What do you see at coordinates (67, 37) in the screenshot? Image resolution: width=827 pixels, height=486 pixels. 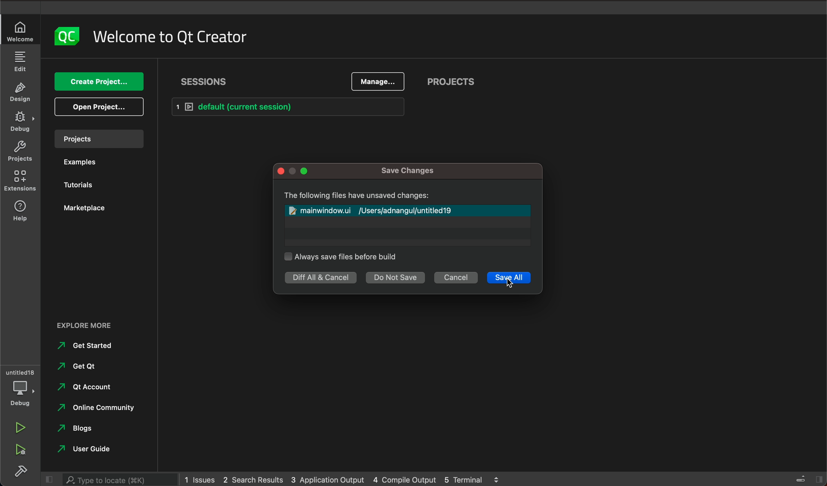 I see `logo` at bounding box center [67, 37].